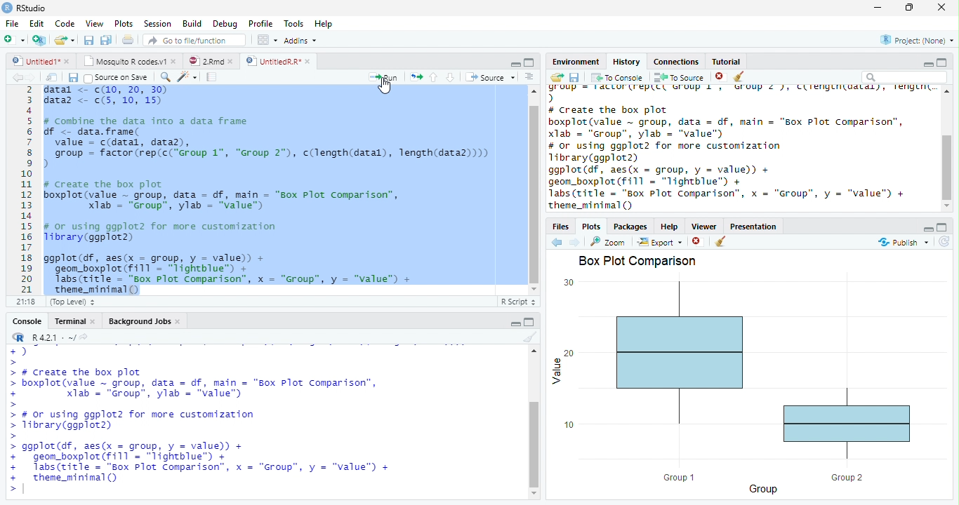  What do you see at coordinates (433, 77) in the screenshot?
I see `Go to previous section/chunk` at bounding box center [433, 77].